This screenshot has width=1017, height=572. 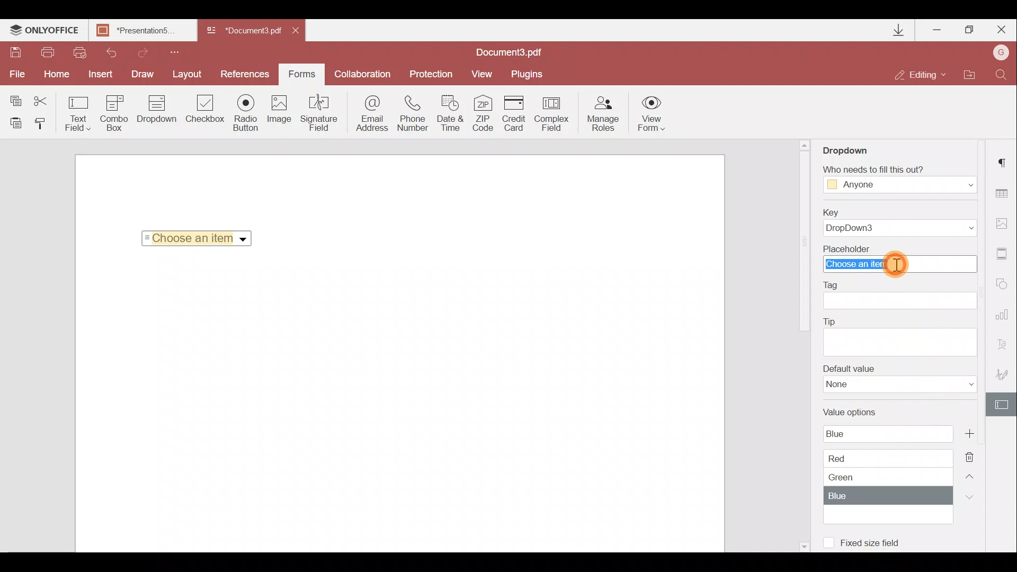 What do you see at coordinates (76, 113) in the screenshot?
I see `Text field` at bounding box center [76, 113].